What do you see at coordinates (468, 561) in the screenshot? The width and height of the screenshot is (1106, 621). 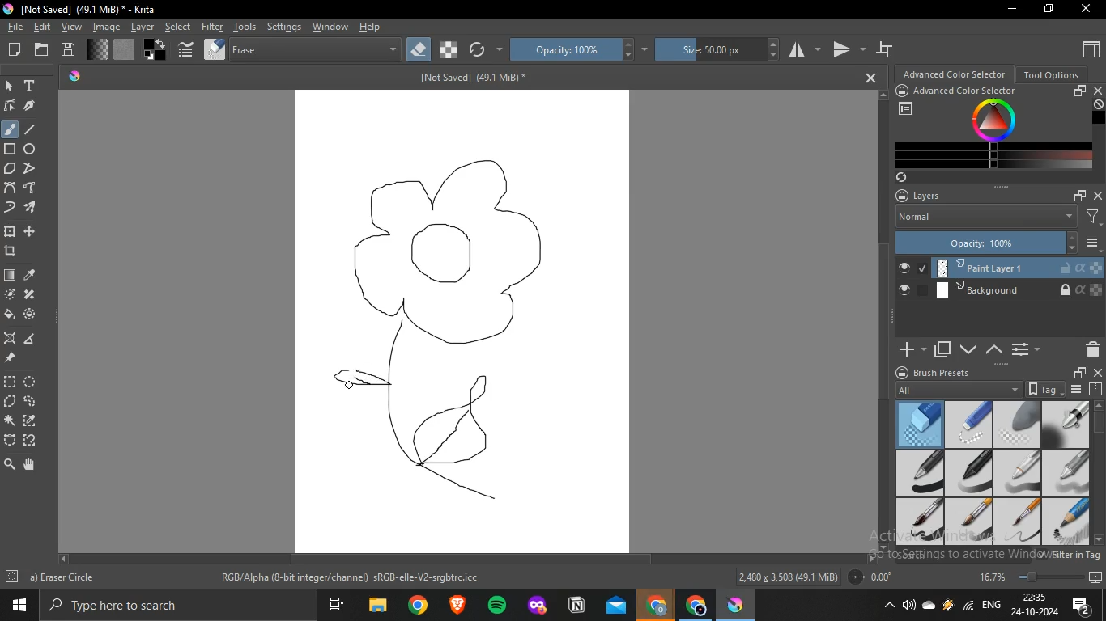 I see `Scrollbar` at bounding box center [468, 561].